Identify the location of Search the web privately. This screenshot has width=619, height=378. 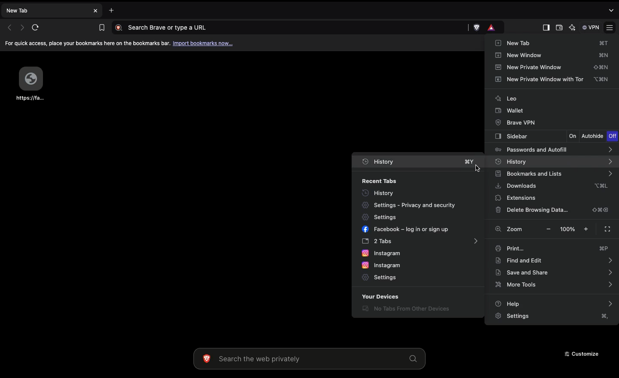
(306, 359).